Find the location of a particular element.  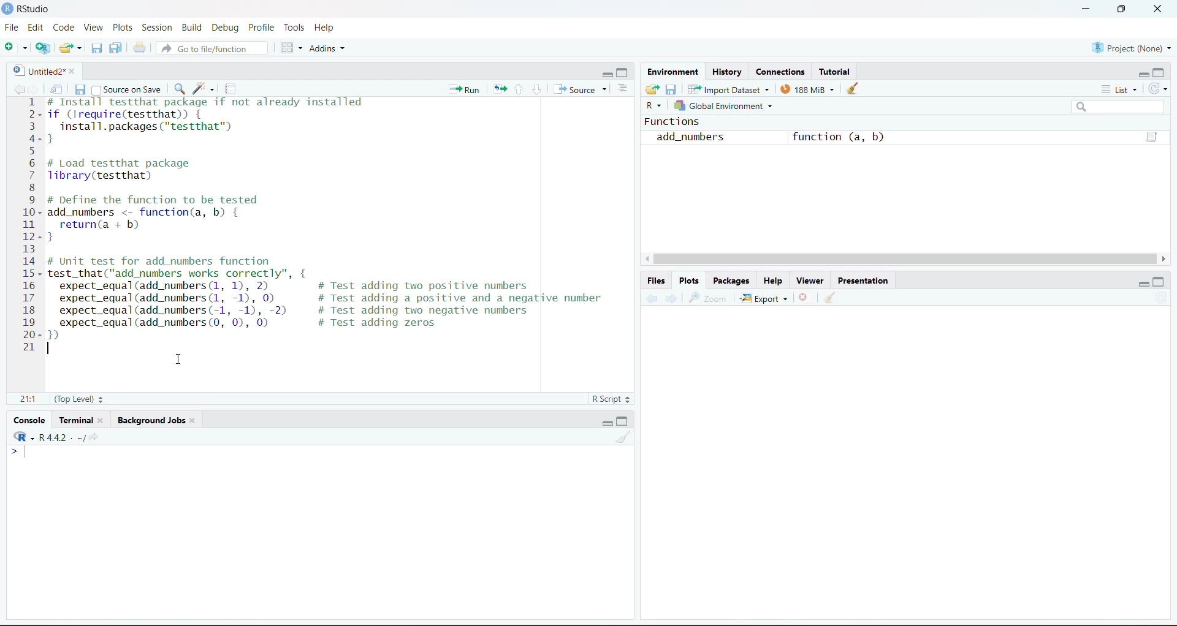

zoom is located at coordinates (709, 297).